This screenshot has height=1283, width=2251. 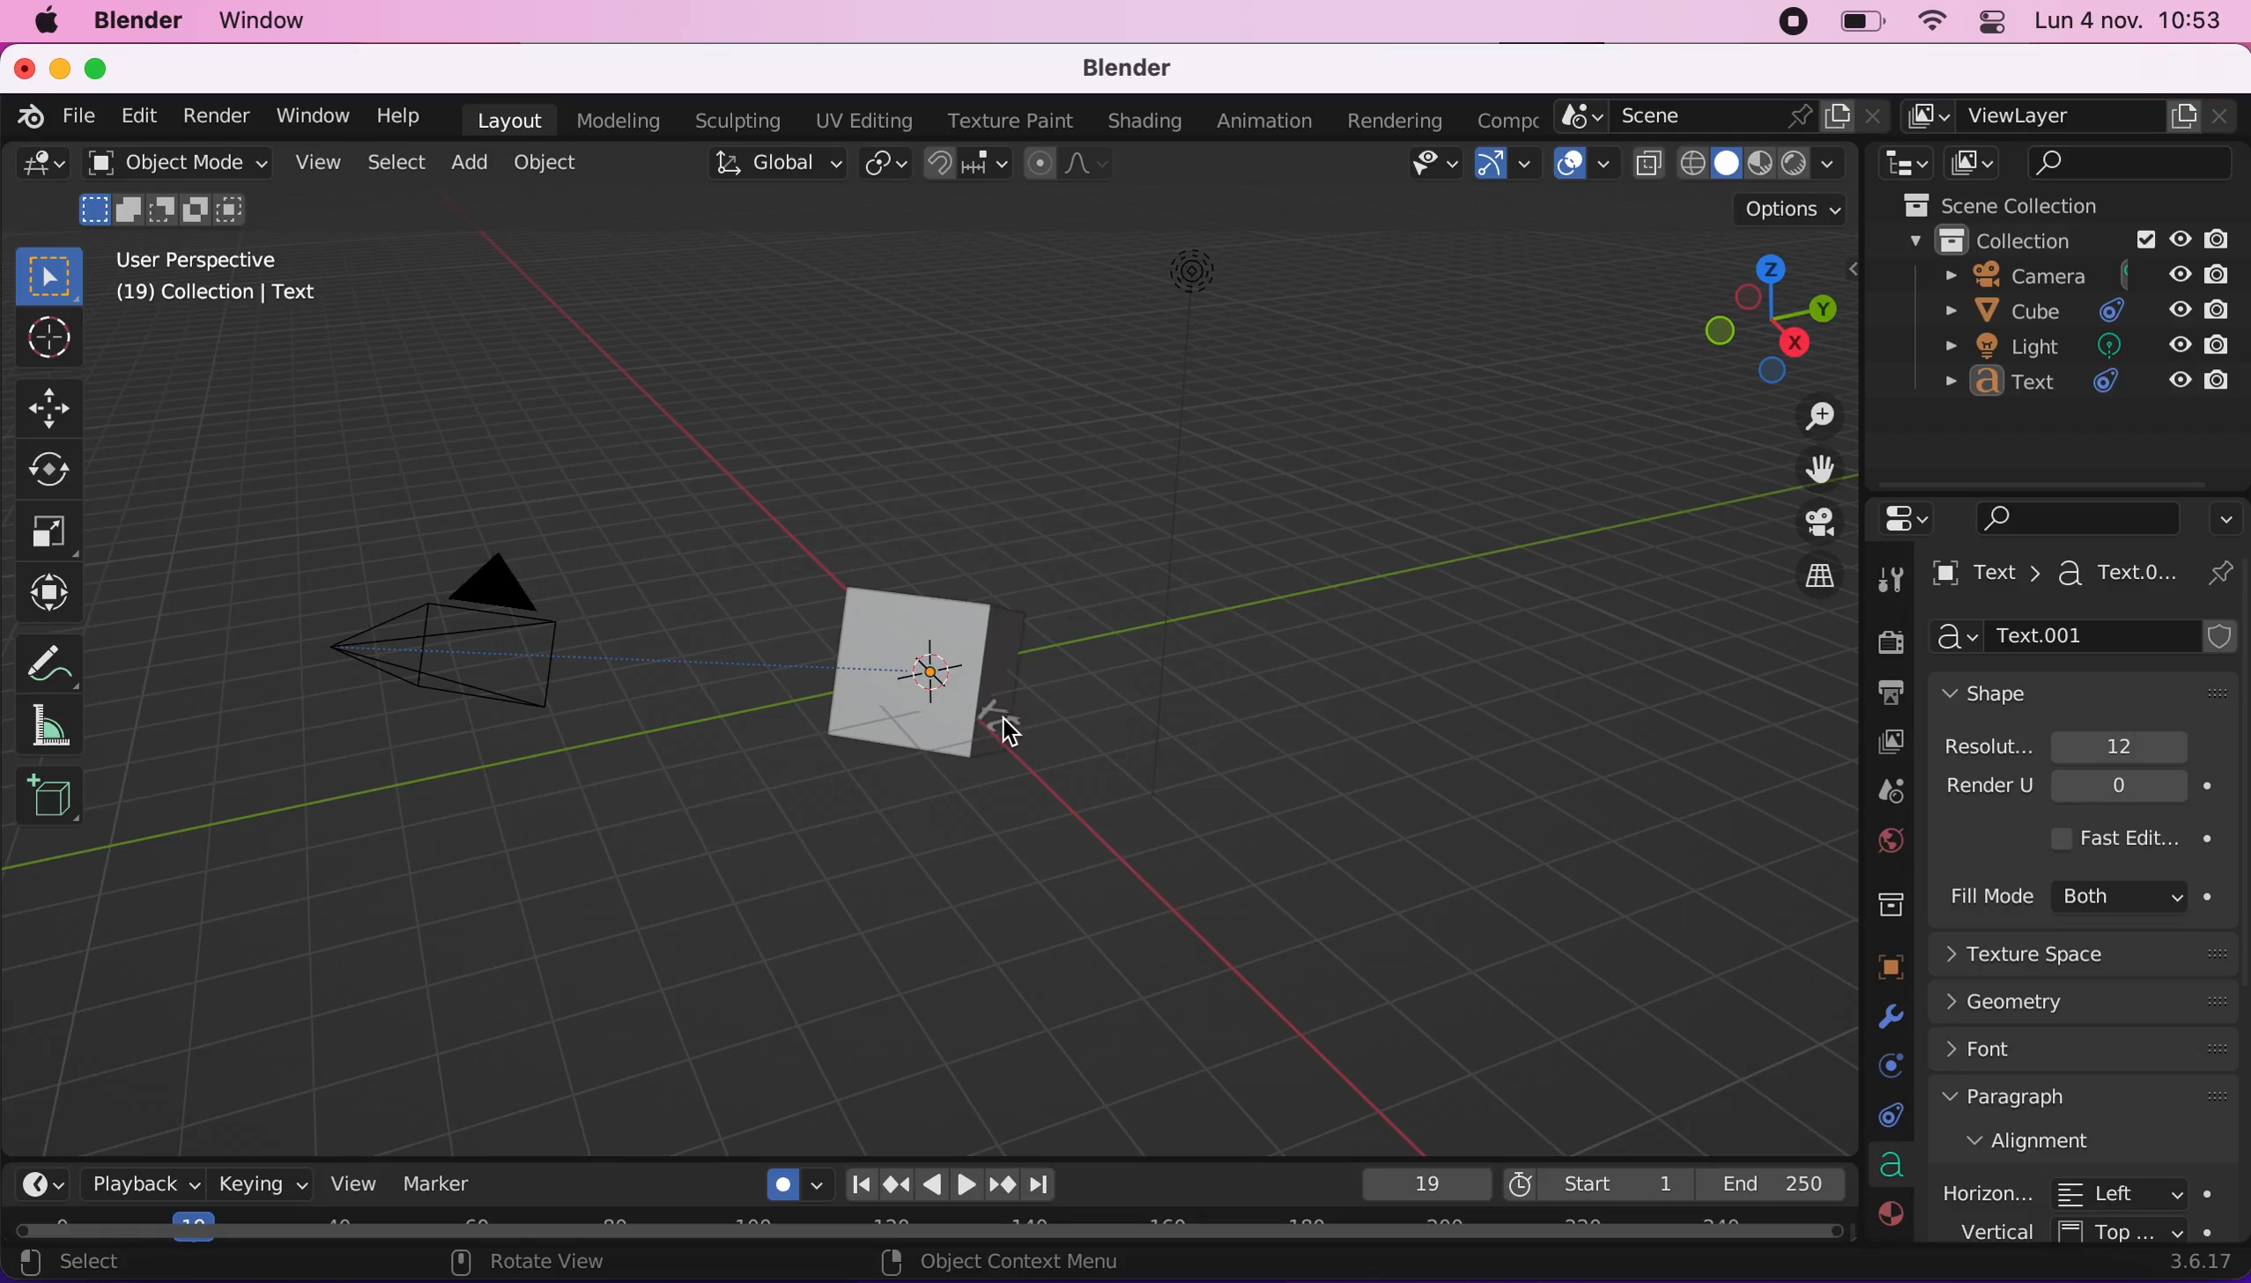 What do you see at coordinates (1877, 744) in the screenshot?
I see `viewlayer` at bounding box center [1877, 744].